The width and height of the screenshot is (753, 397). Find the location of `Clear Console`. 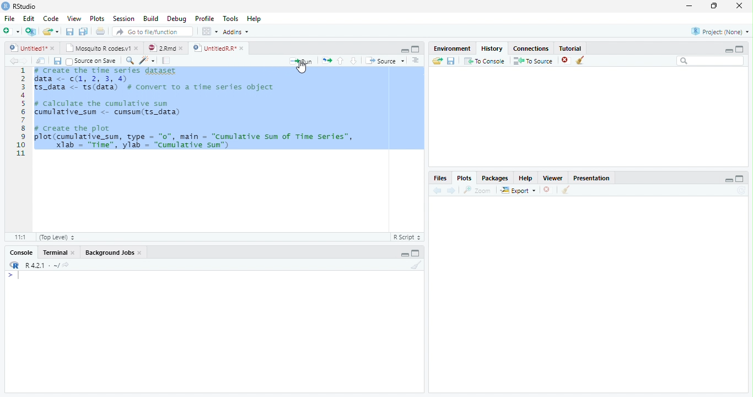

Clear Console is located at coordinates (415, 267).